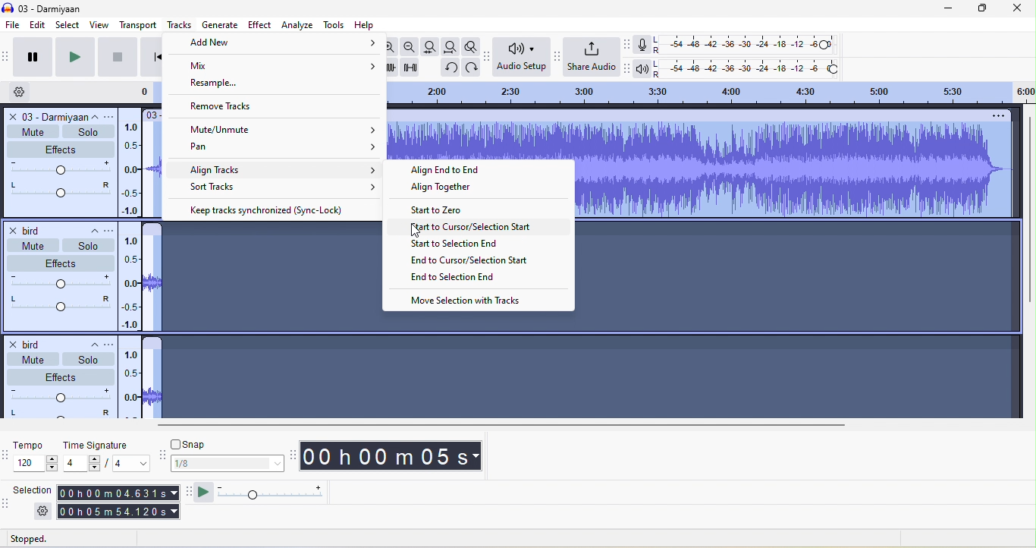 This screenshot has height=548, width=1036. I want to click on Selected track, so click(485, 142).